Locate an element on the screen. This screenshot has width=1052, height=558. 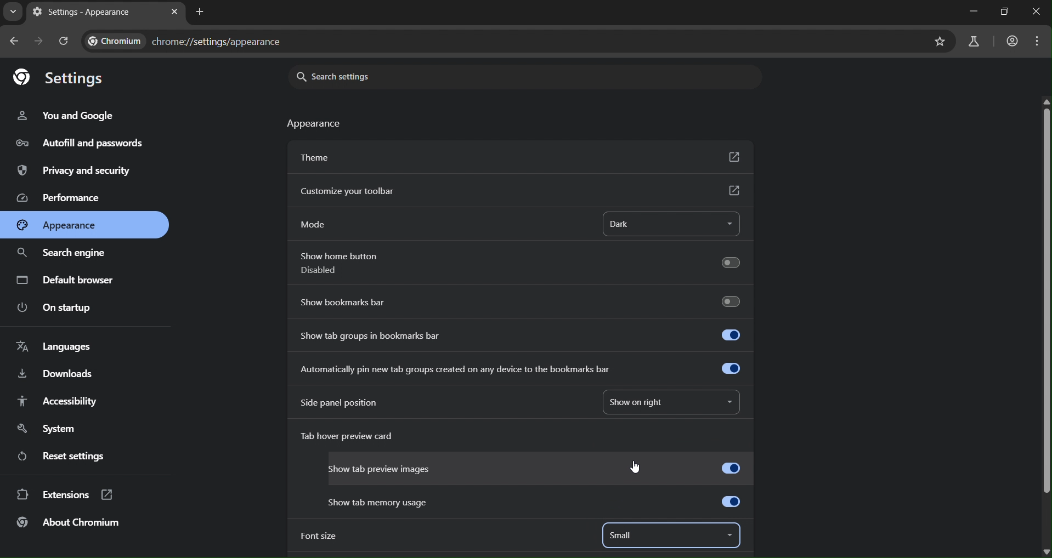
downloads is located at coordinates (56, 373).